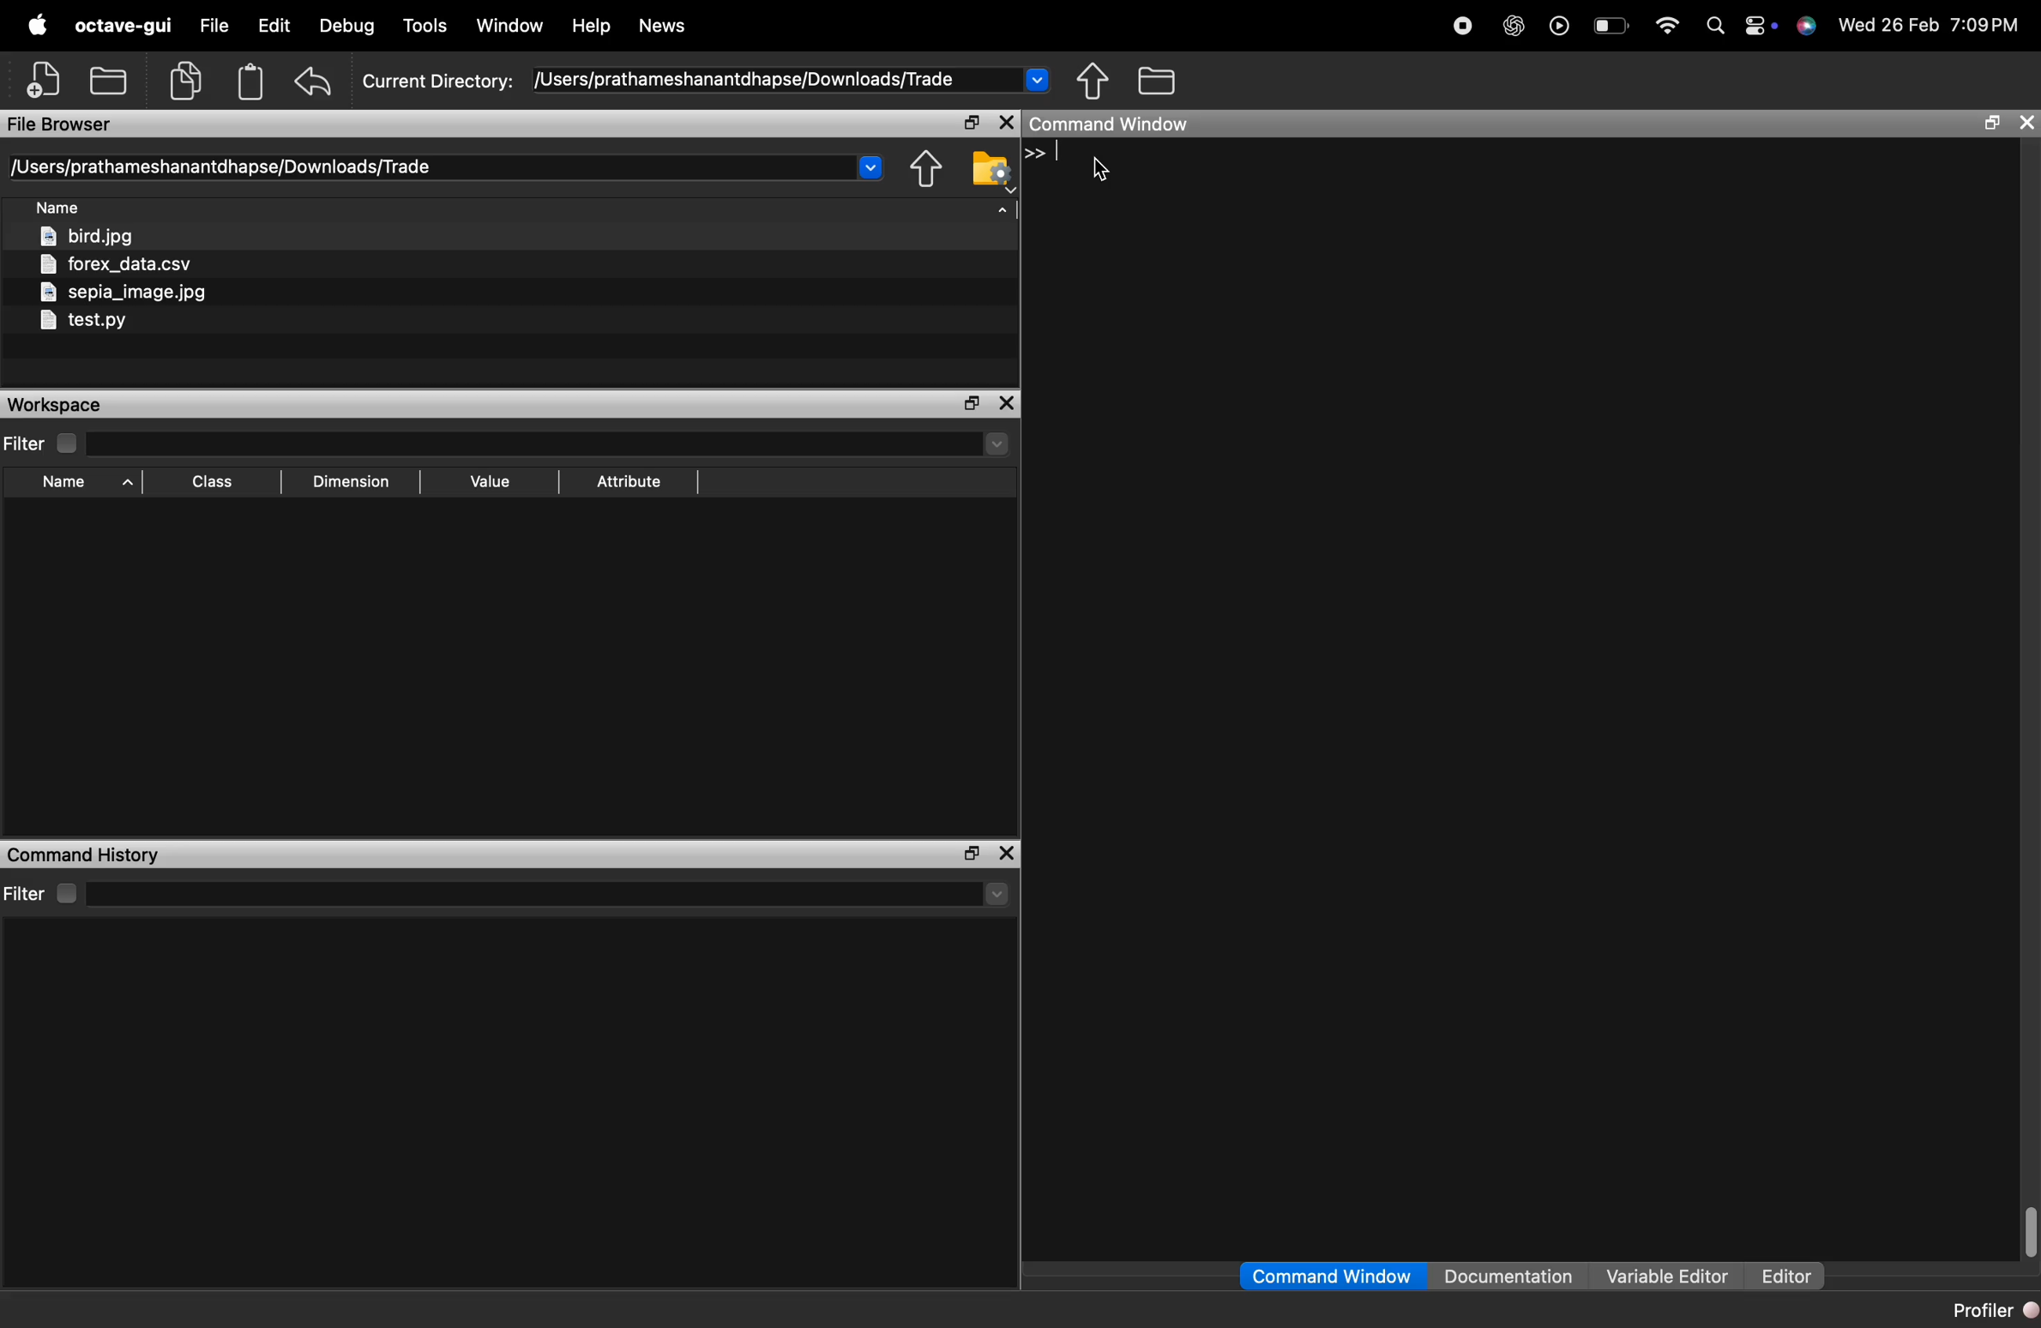 This screenshot has height=1328, width=2041. Describe the element at coordinates (1667, 27) in the screenshot. I see `wifi` at that location.